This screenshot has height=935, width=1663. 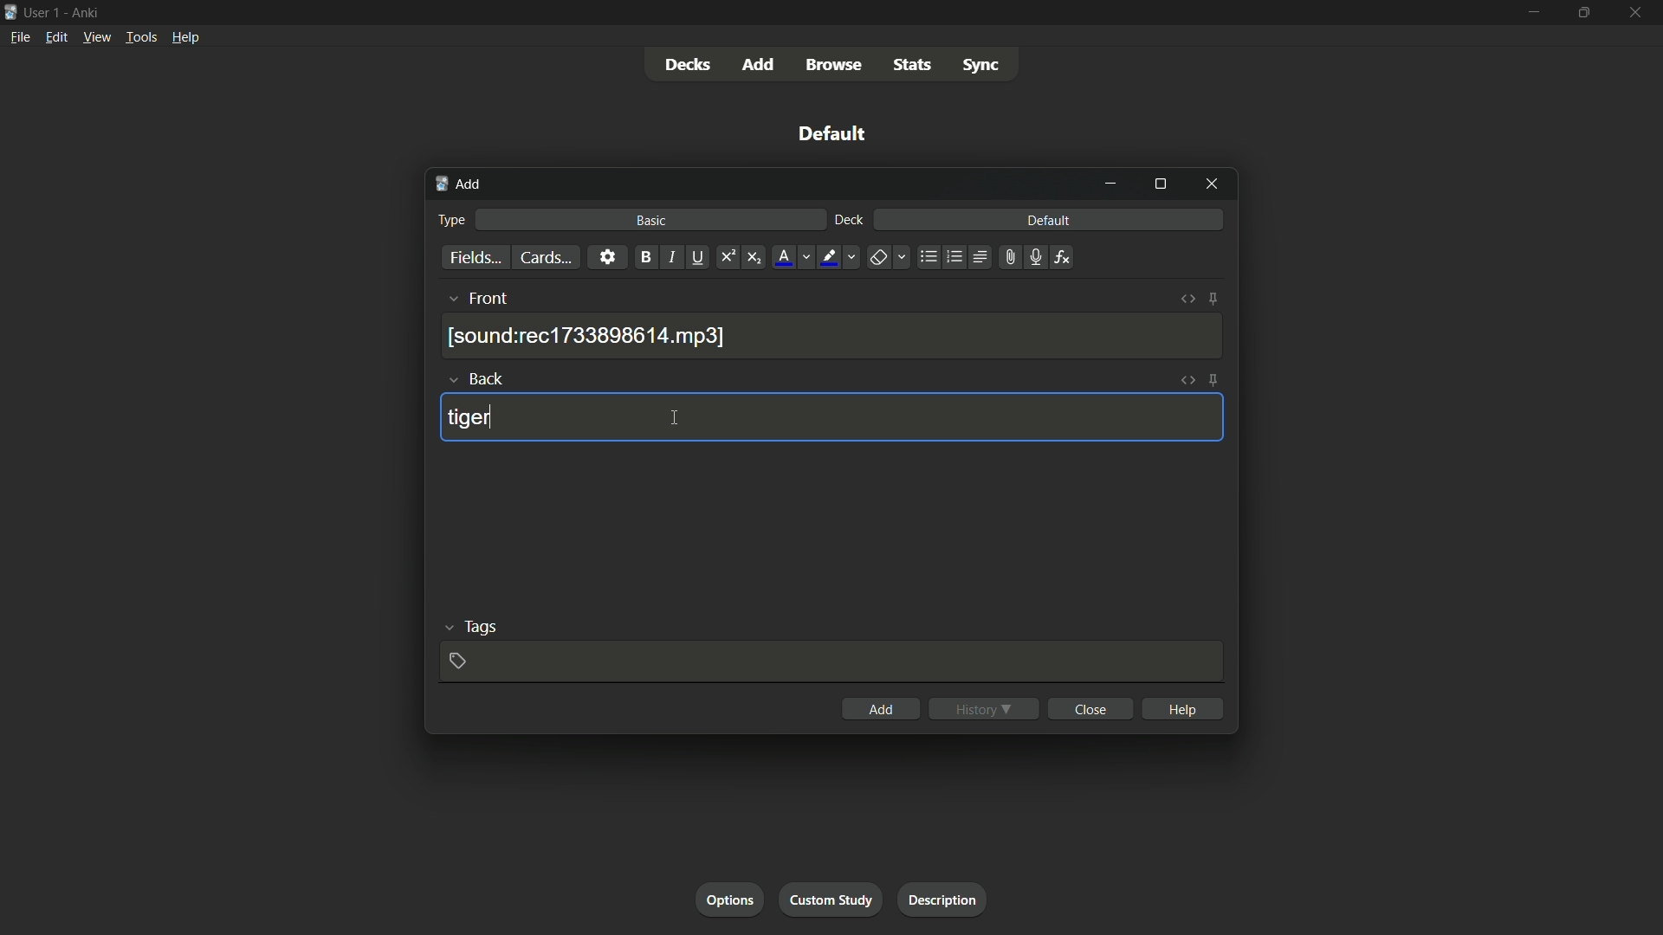 What do you see at coordinates (838, 65) in the screenshot?
I see `browse` at bounding box center [838, 65].